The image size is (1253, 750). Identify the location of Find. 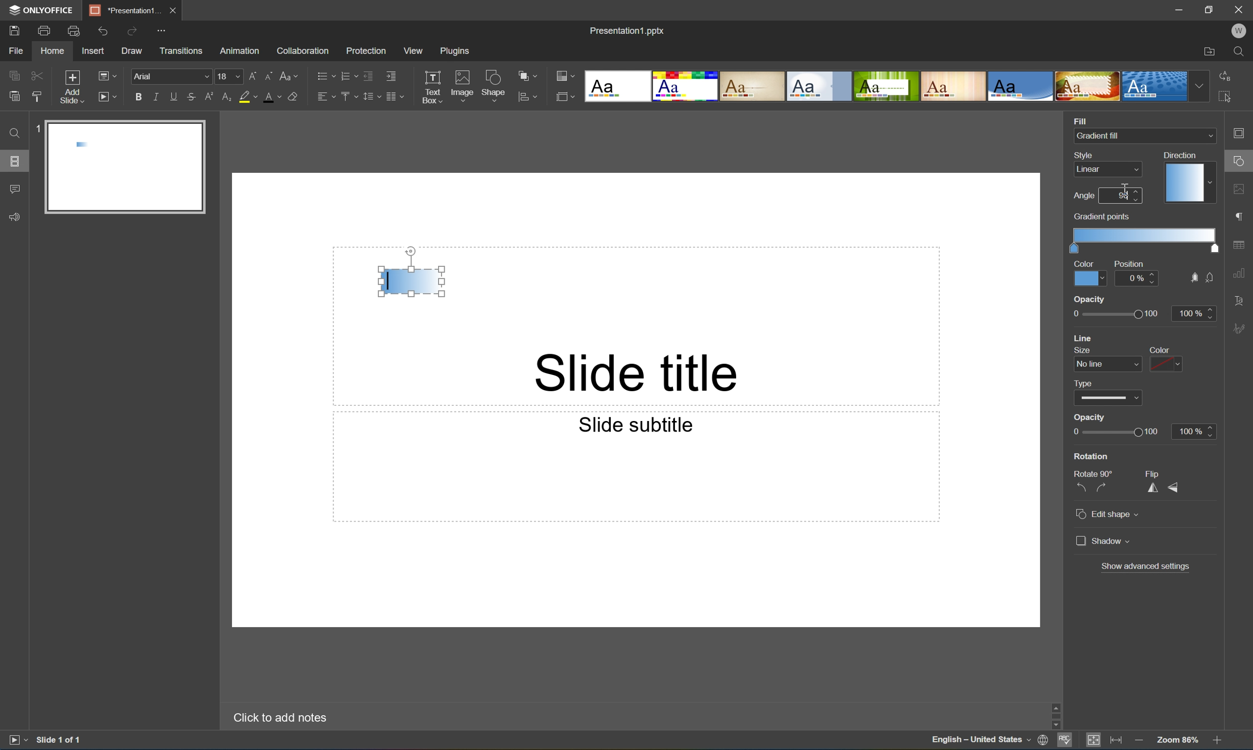
(1243, 52).